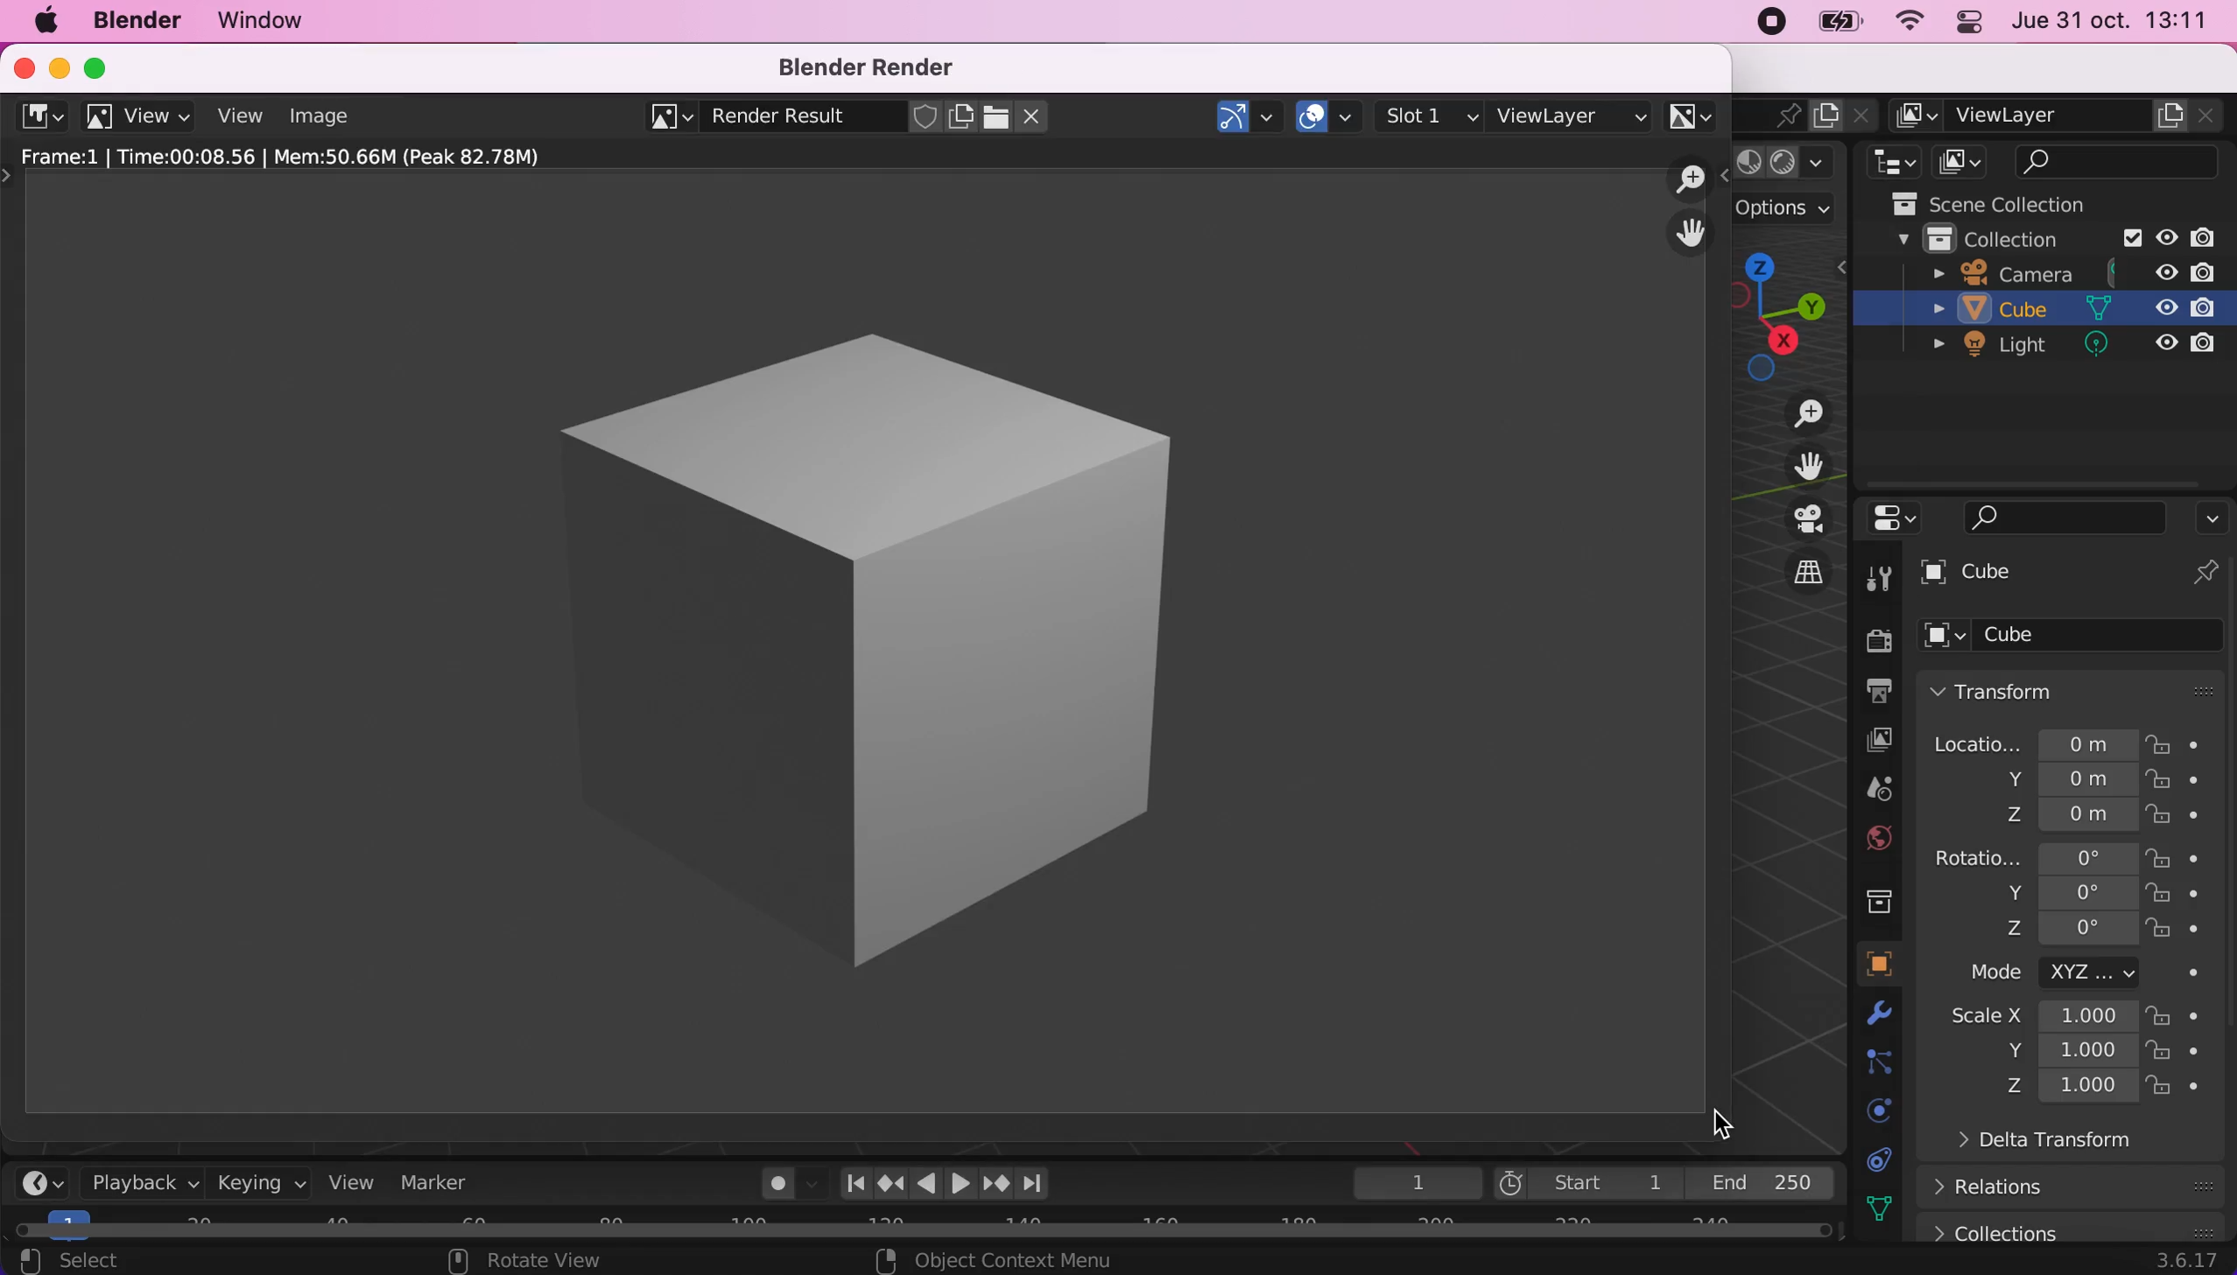 This screenshot has height=1275, width=2237. What do you see at coordinates (2051, 976) in the screenshot?
I see `mode` at bounding box center [2051, 976].